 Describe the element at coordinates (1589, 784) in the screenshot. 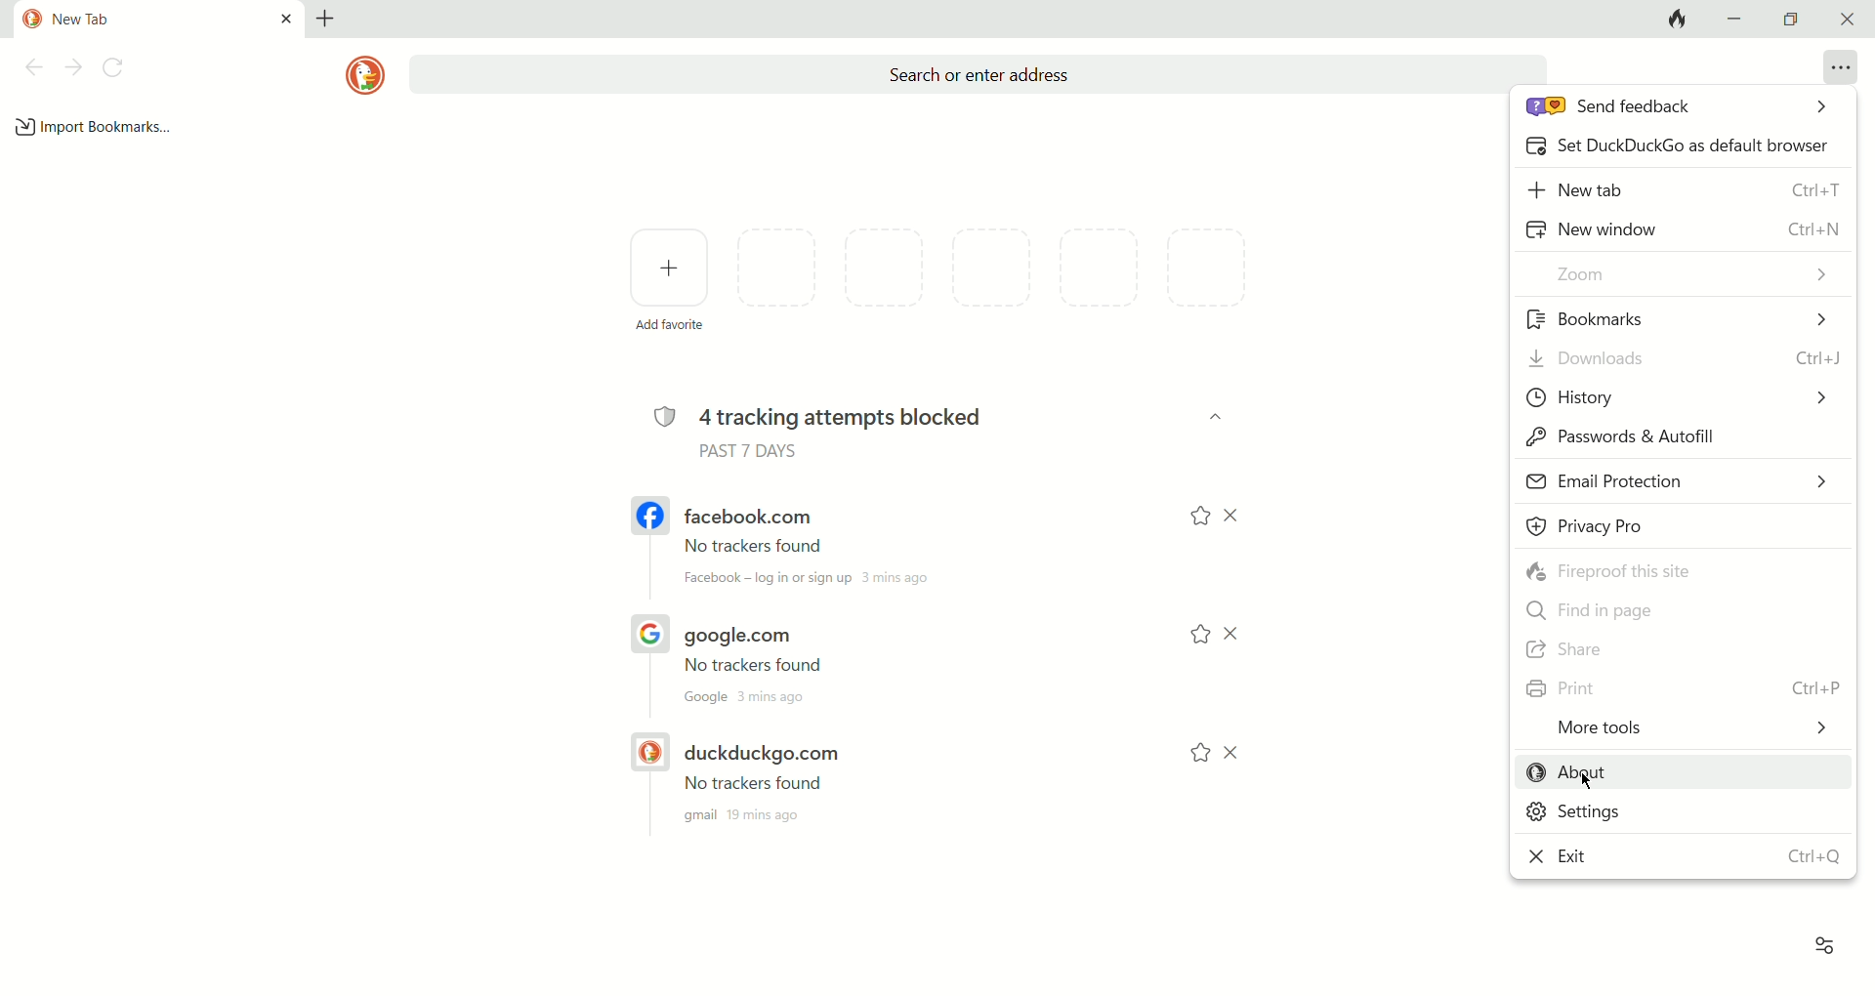

I see `cursor` at that location.